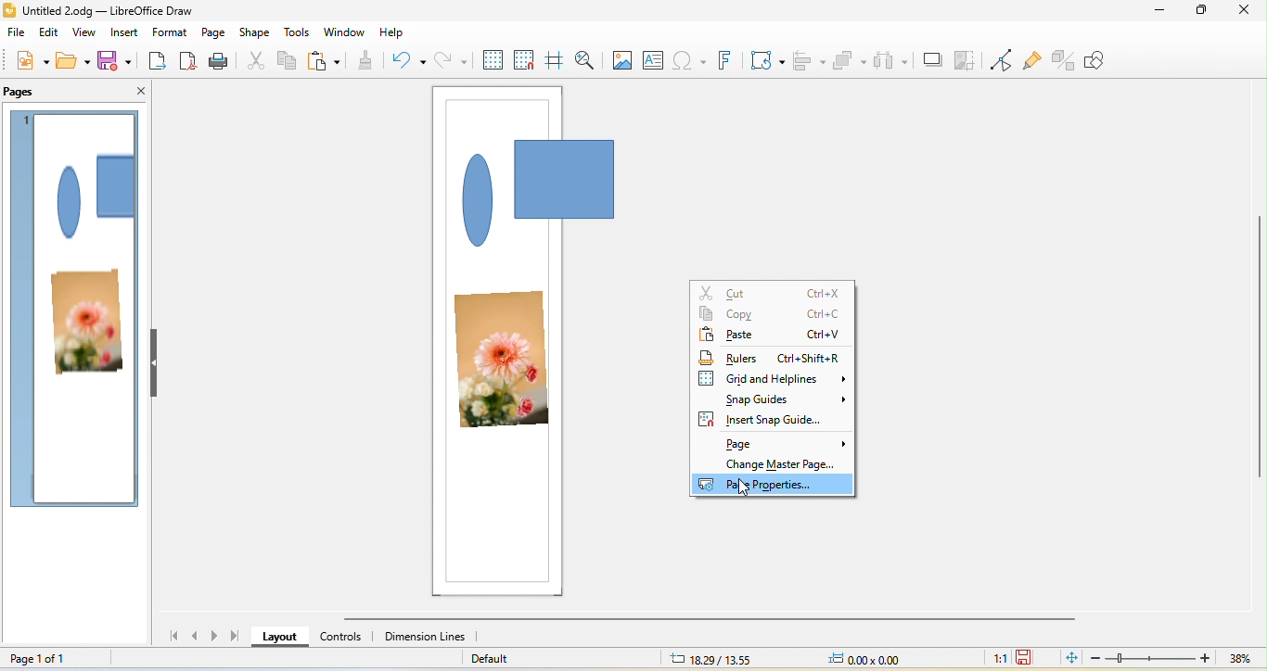 This screenshot has width=1267, height=671. I want to click on previous page, so click(198, 639).